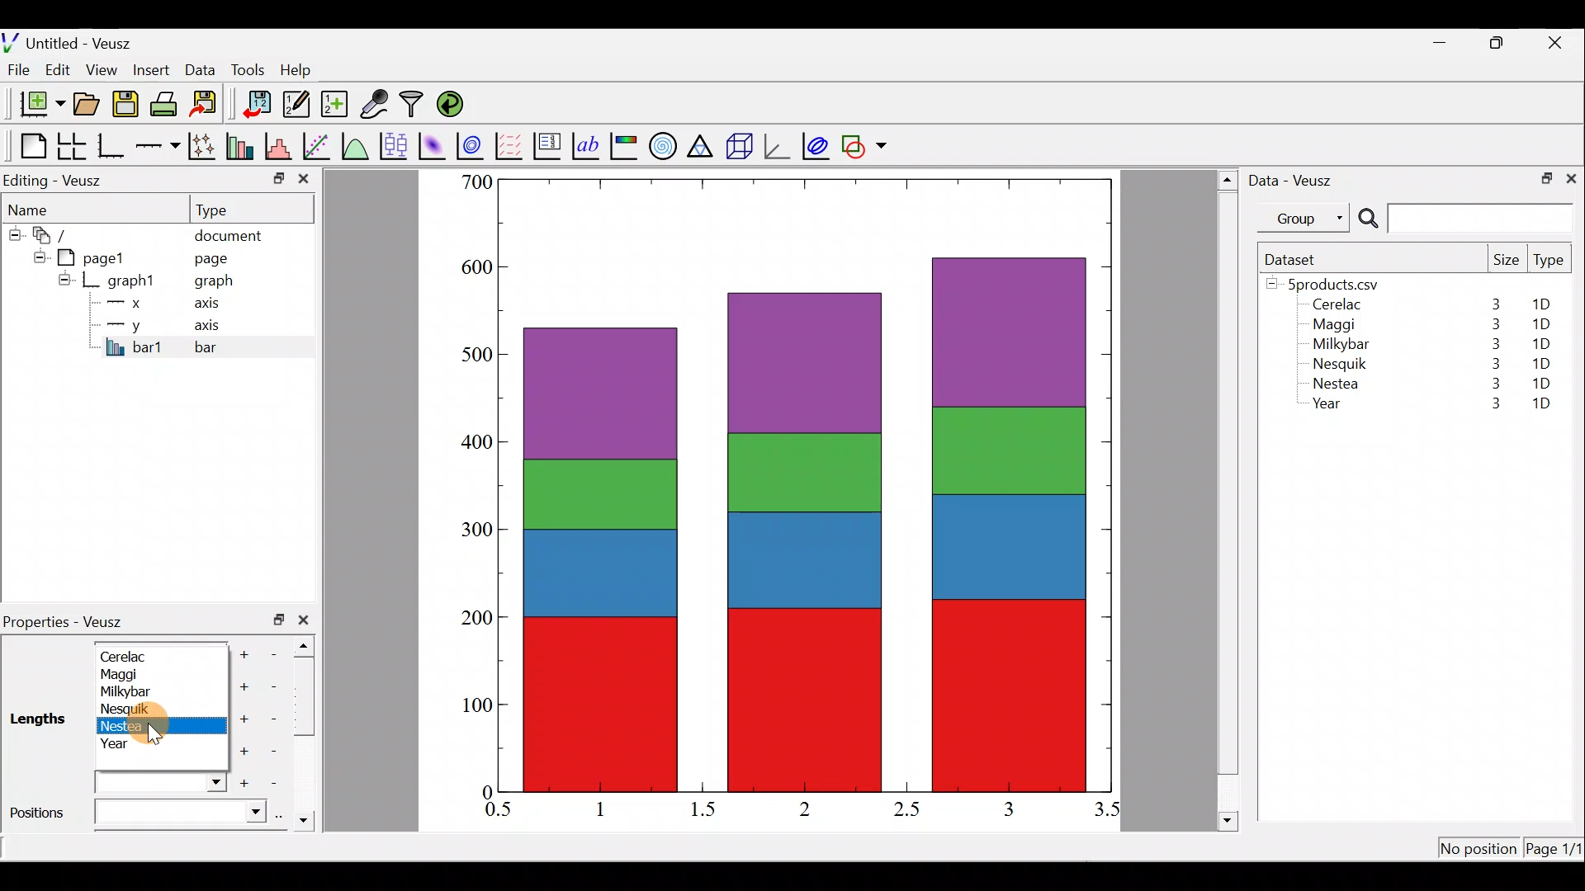 The height and width of the screenshot is (891, 1585). What do you see at coordinates (1479, 850) in the screenshot?
I see `No position` at bounding box center [1479, 850].